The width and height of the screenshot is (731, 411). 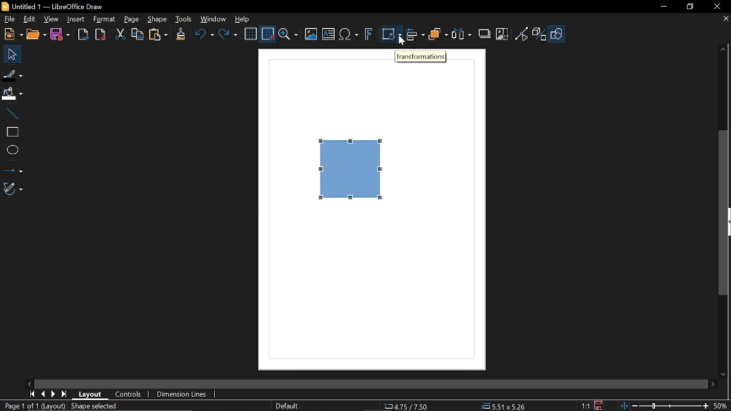 I want to click on insert fontwork, so click(x=367, y=34).